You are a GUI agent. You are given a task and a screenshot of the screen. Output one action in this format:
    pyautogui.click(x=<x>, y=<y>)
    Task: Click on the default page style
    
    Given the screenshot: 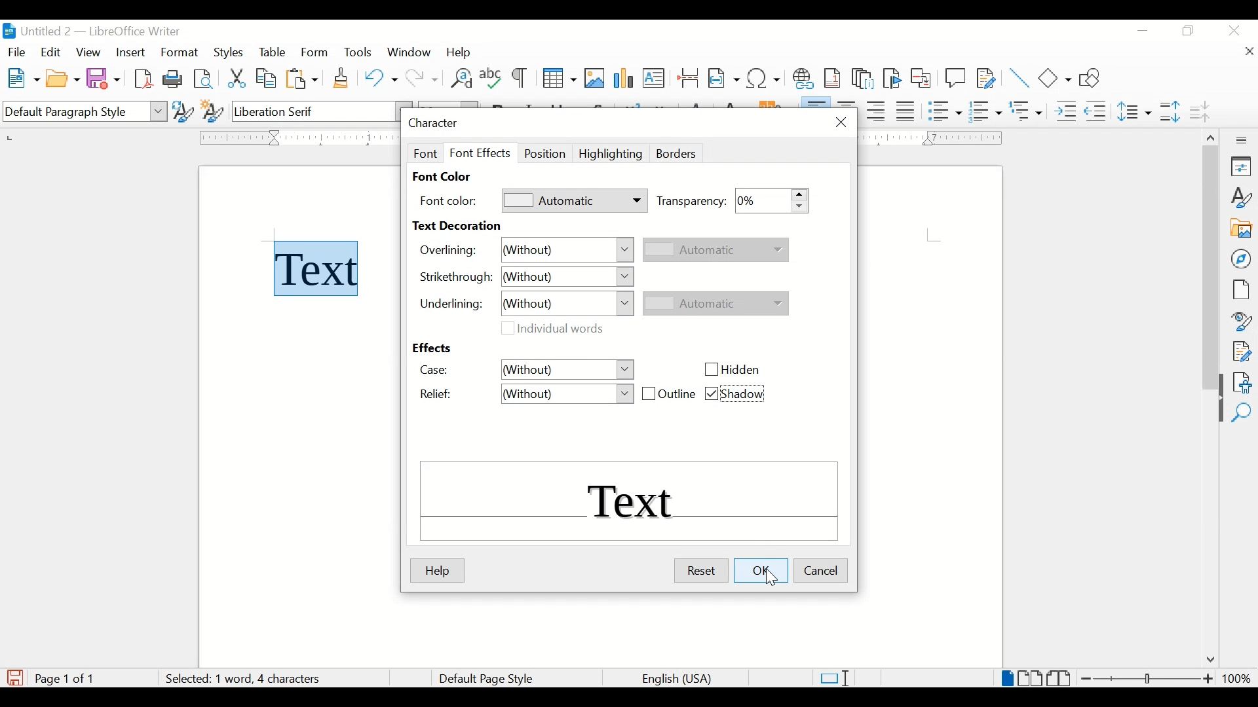 What is the action you would take?
    pyautogui.click(x=484, y=679)
    